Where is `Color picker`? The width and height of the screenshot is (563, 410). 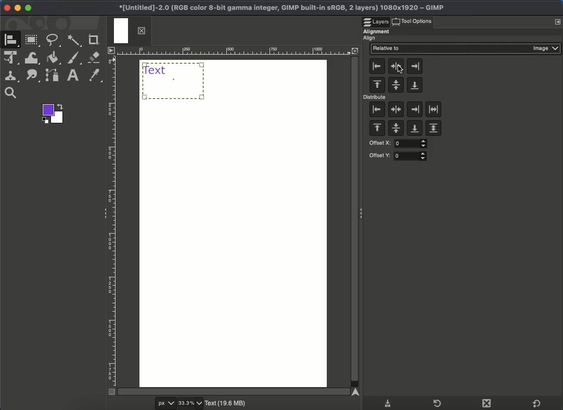 Color picker is located at coordinates (96, 76).